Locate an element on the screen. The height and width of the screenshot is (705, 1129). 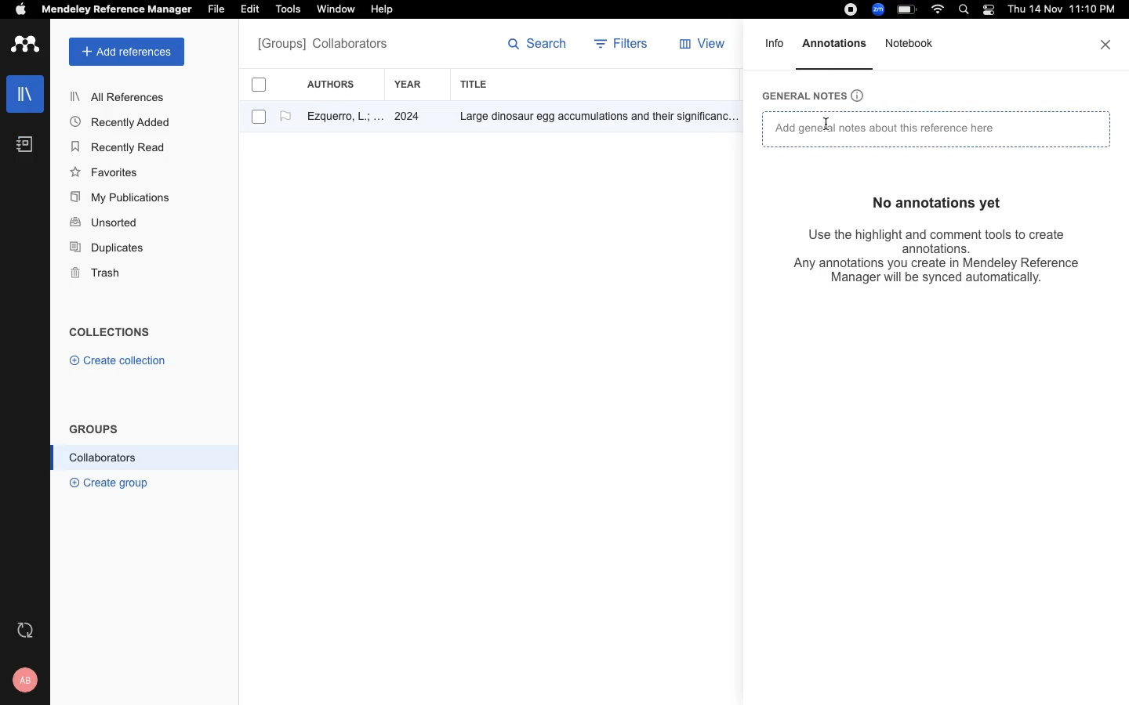
File is located at coordinates (216, 8).